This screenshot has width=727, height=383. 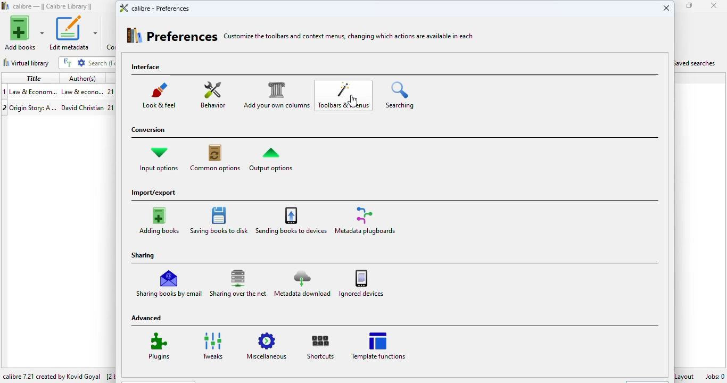 What do you see at coordinates (154, 7) in the screenshot?
I see `calibre - preferences` at bounding box center [154, 7].